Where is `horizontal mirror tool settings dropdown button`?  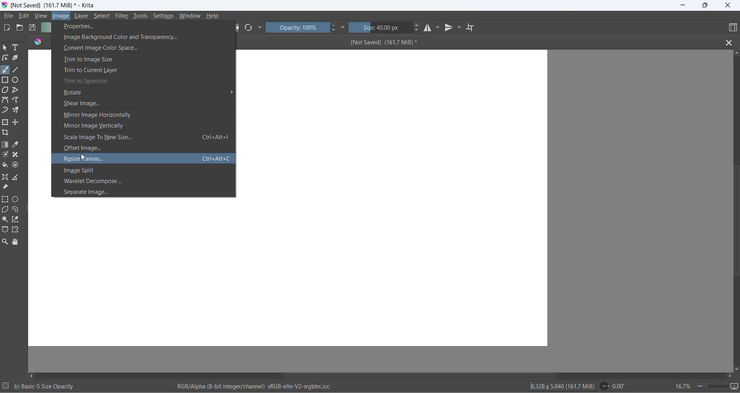
horizontal mirror tool settings dropdown button is located at coordinates (440, 29).